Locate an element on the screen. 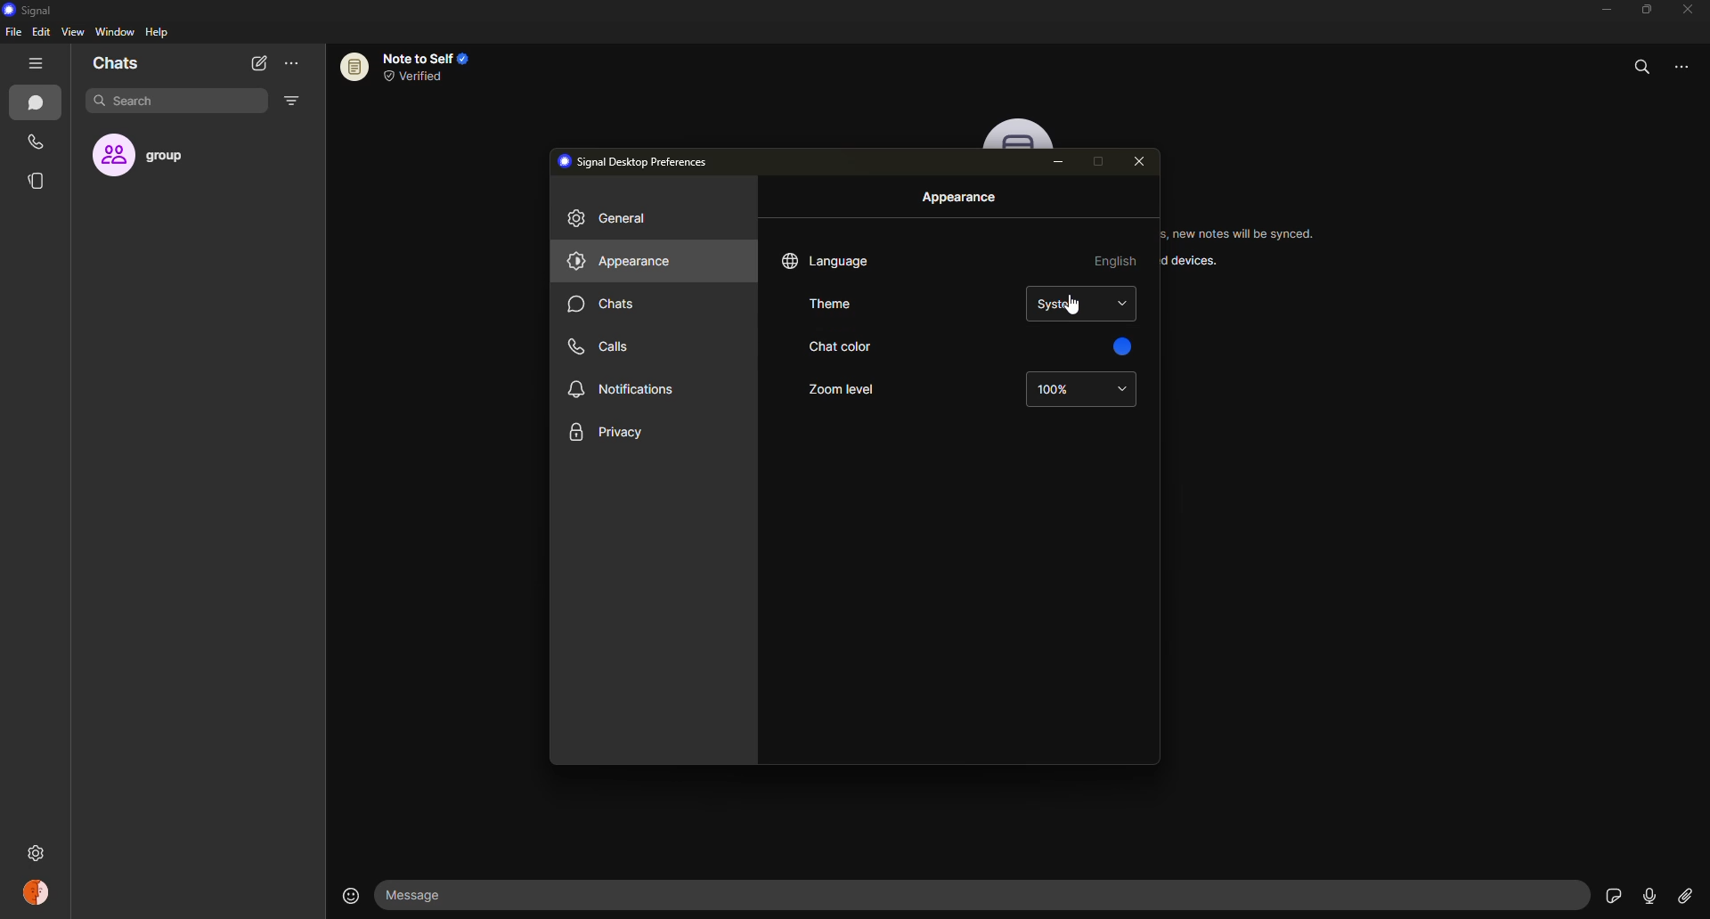 The image size is (1710, 919). settings is located at coordinates (35, 853).